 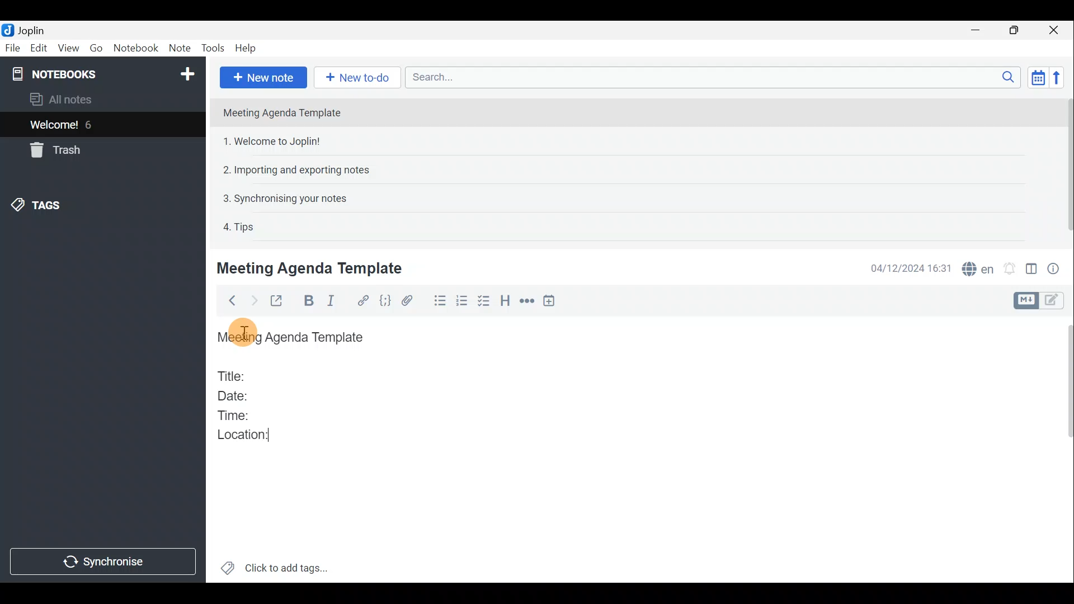 What do you see at coordinates (79, 99) in the screenshot?
I see `All notes` at bounding box center [79, 99].